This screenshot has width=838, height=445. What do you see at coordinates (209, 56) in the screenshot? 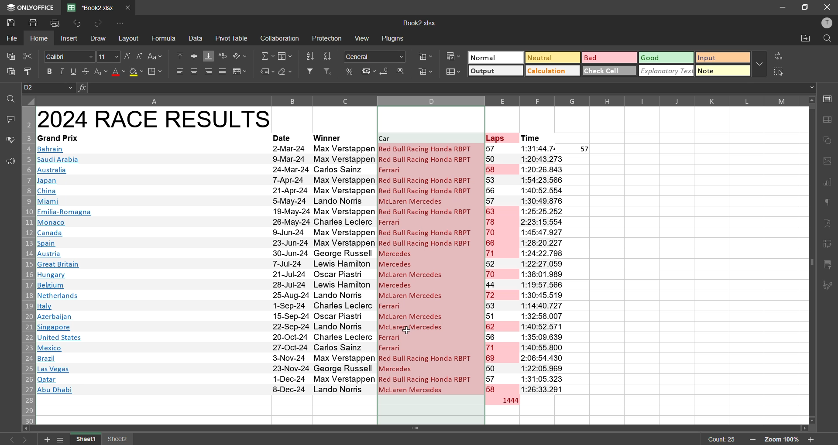
I see `align bottom` at bounding box center [209, 56].